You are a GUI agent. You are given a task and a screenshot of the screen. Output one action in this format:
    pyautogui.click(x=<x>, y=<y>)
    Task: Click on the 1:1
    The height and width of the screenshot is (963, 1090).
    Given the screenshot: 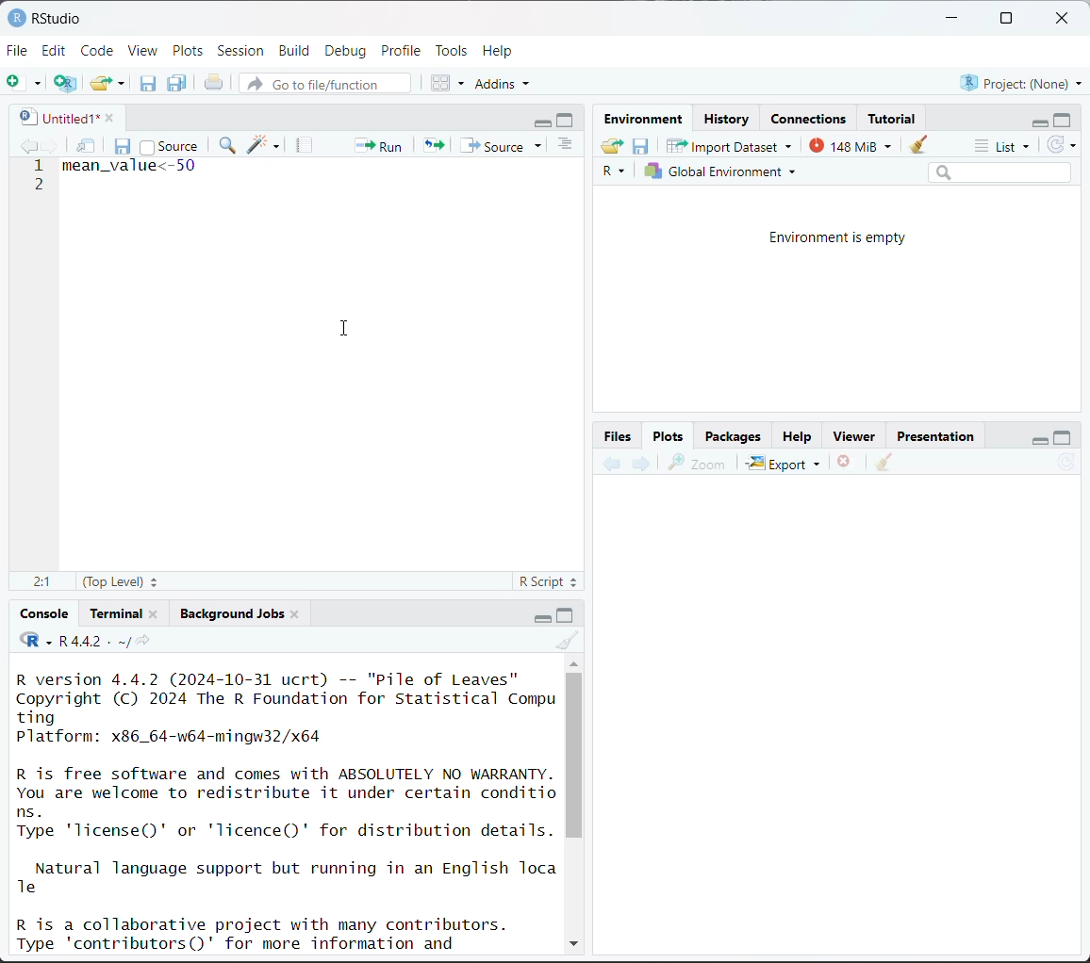 What is the action you would take?
    pyautogui.click(x=41, y=582)
    